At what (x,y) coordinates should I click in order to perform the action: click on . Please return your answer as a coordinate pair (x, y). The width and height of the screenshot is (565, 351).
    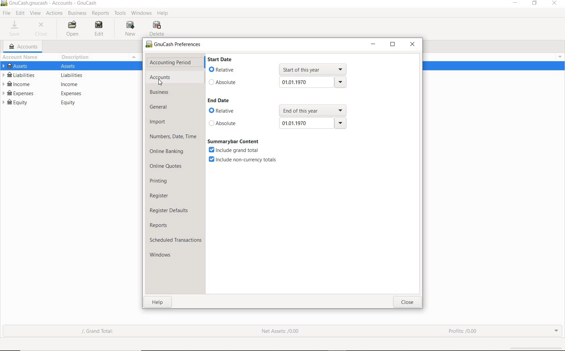
    Looking at the image, I should click on (72, 104).